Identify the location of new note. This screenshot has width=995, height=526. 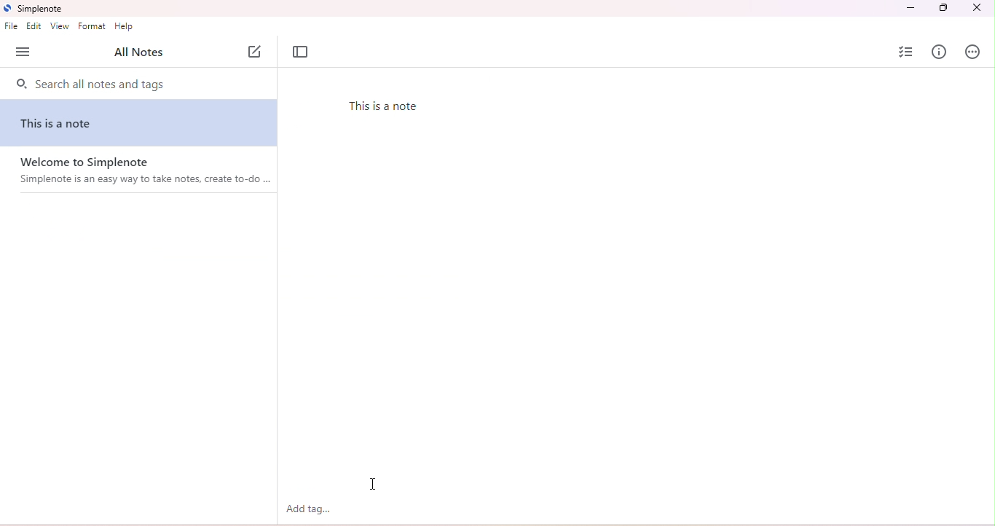
(257, 52).